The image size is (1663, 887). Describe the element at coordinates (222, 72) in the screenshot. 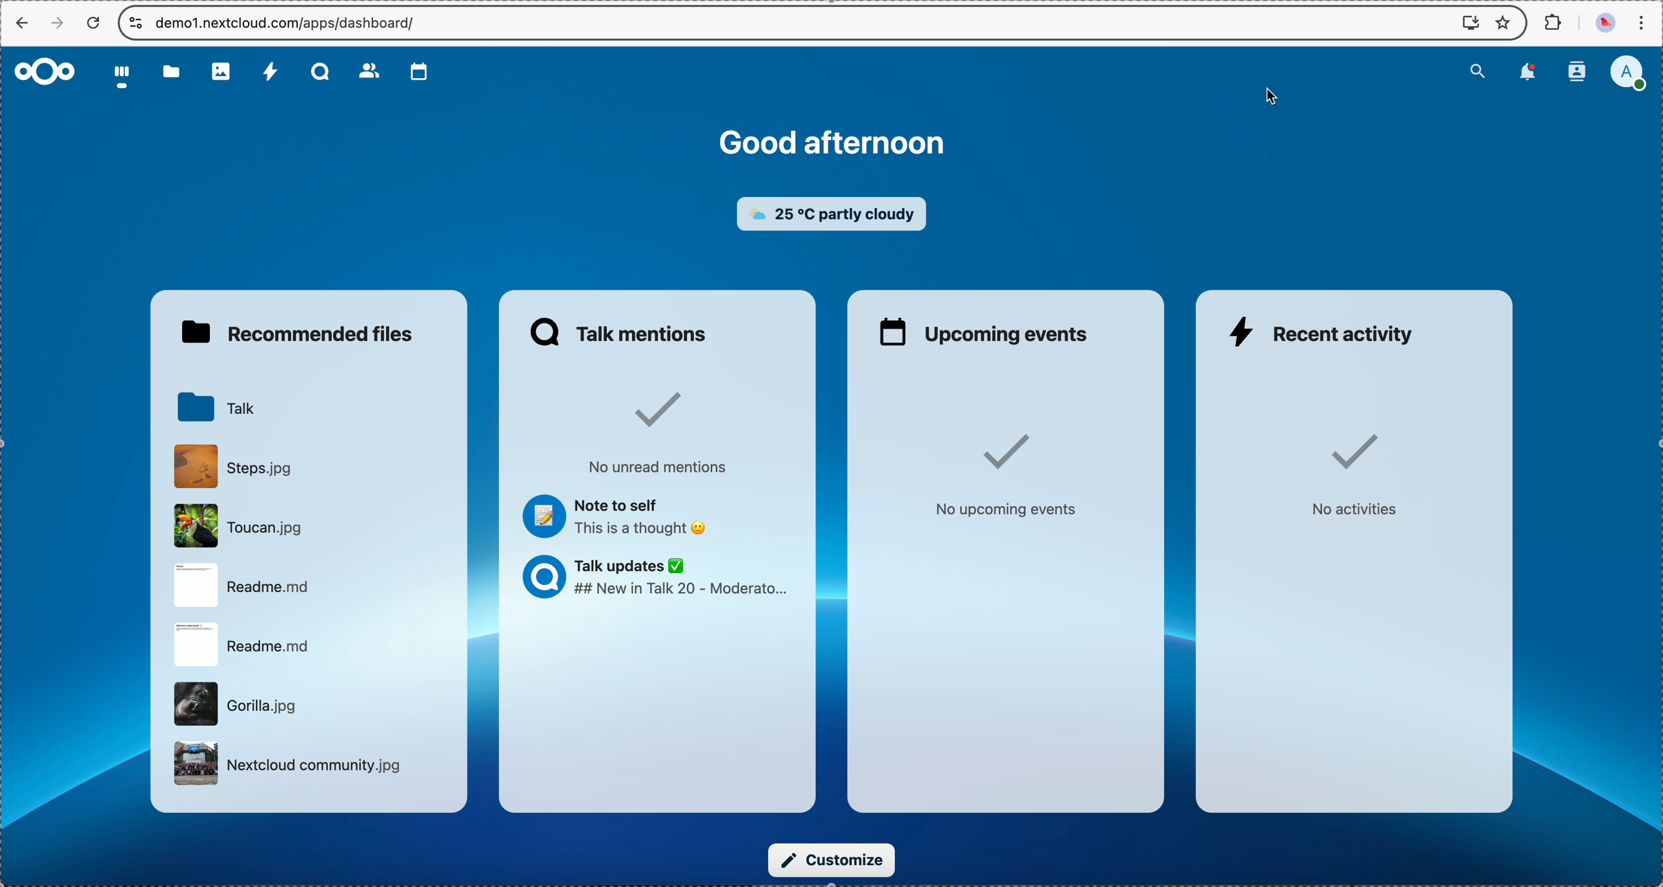

I see `photos` at that location.